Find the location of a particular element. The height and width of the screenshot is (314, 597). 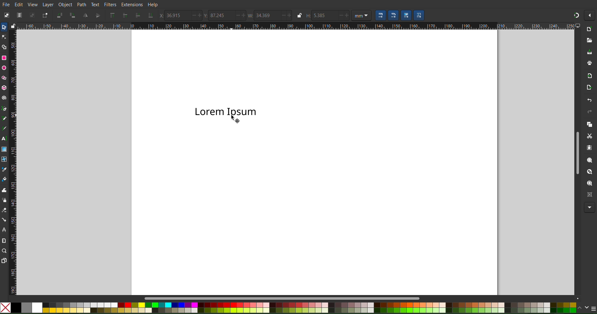

Width  is located at coordinates (275, 16).